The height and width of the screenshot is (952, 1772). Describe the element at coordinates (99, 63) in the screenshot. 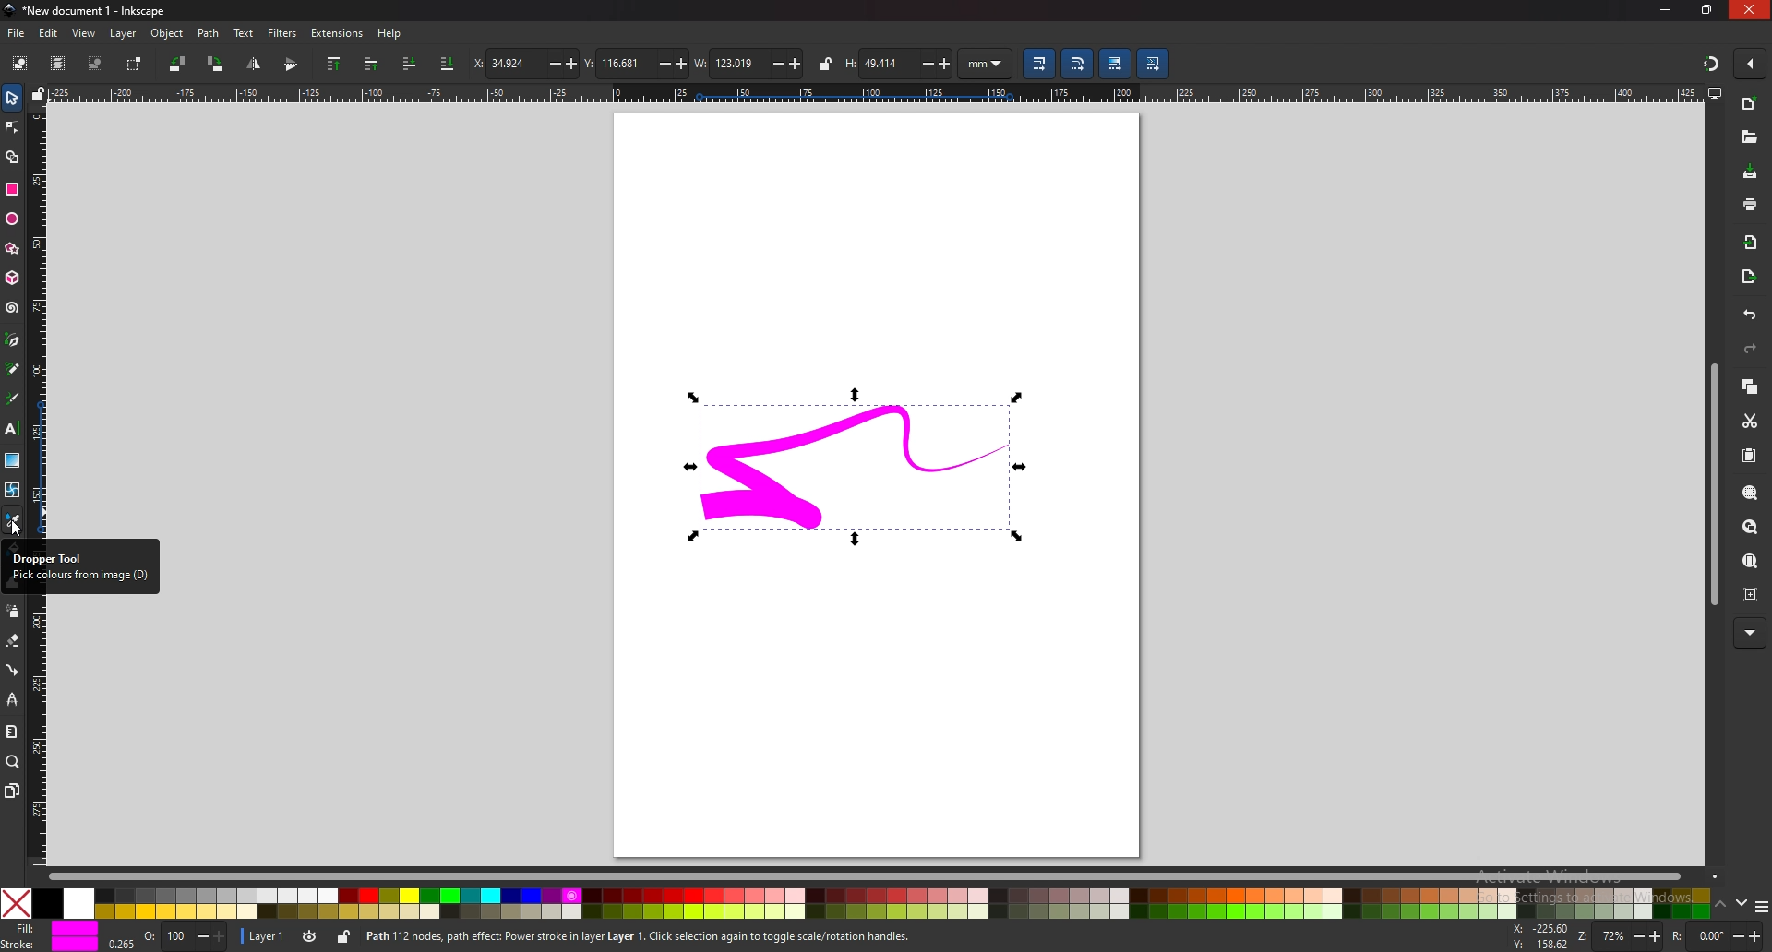

I see `deselect` at that location.